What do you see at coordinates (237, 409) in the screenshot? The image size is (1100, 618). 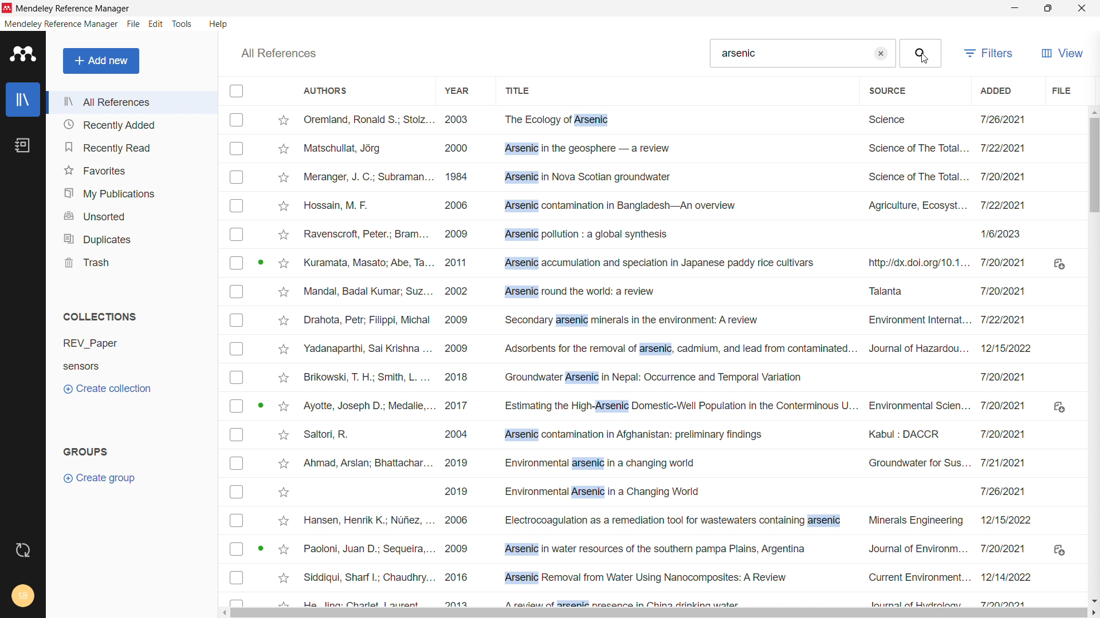 I see `Checkbox` at bounding box center [237, 409].